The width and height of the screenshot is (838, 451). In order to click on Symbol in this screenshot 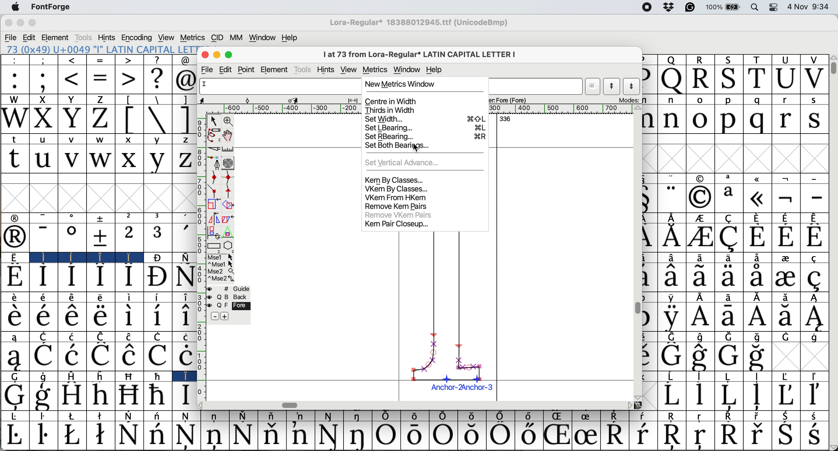, I will do `click(759, 377)`.